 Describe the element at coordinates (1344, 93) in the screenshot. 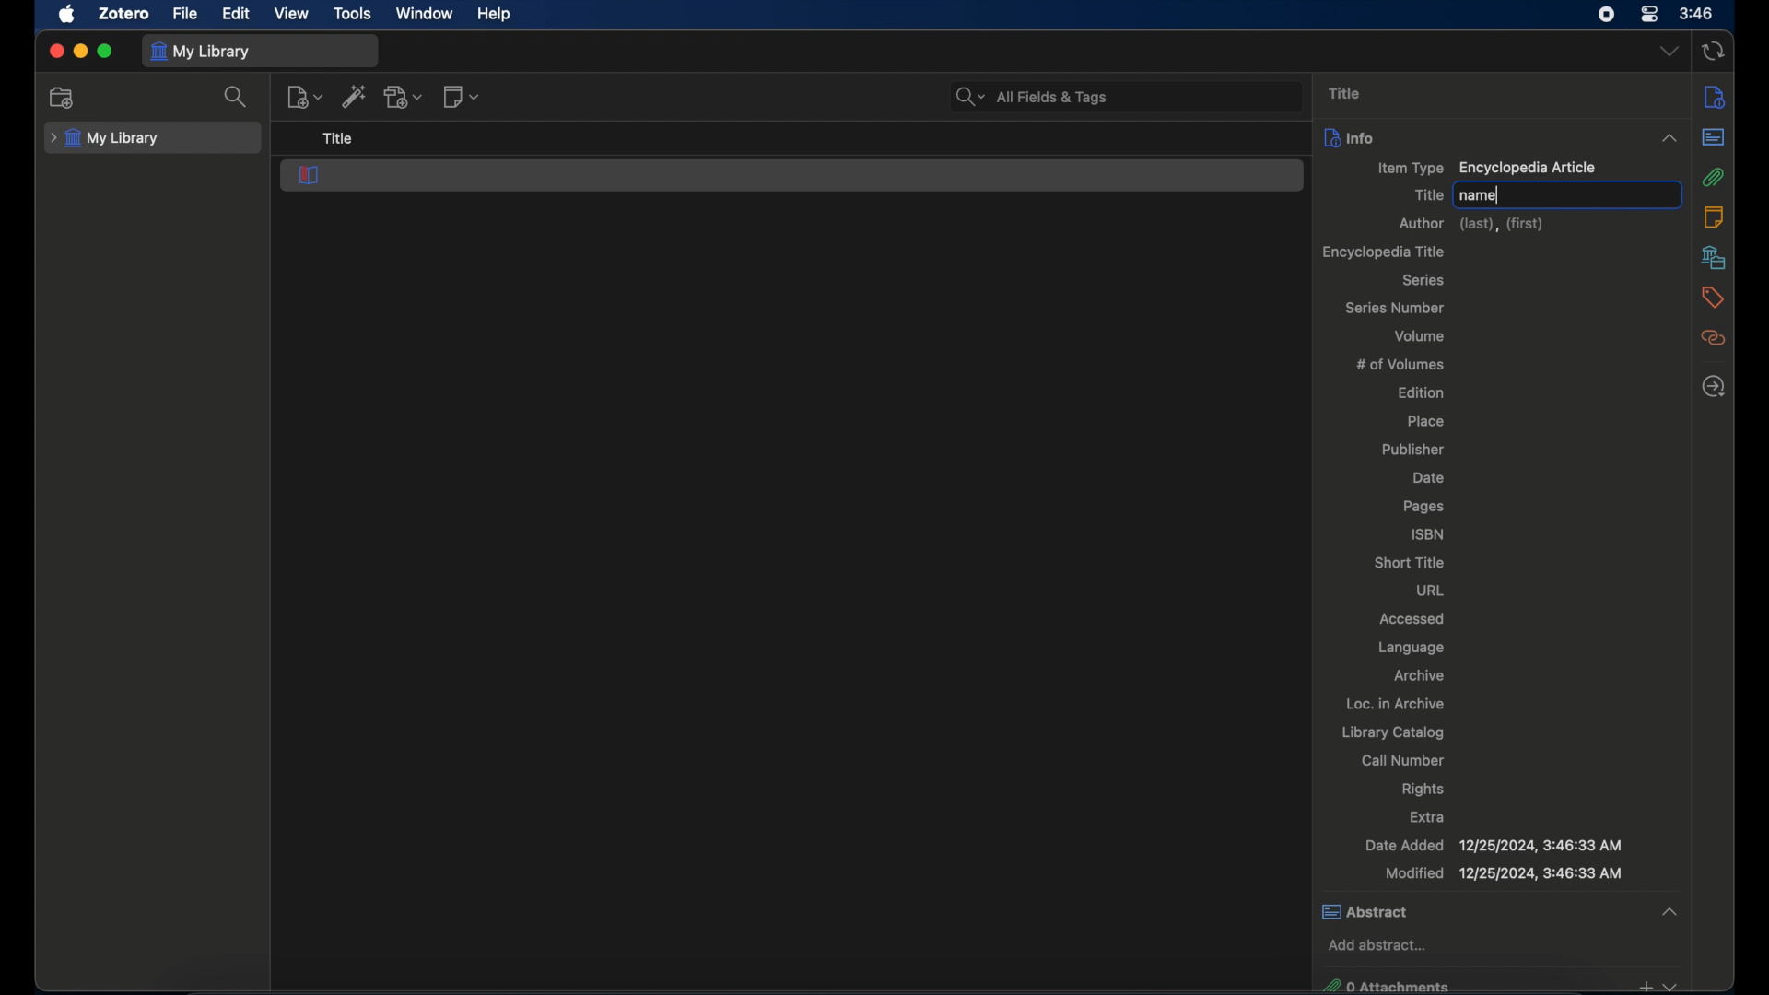

I see `title` at that location.